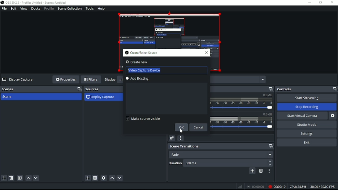  I want to click on Add existing, so click(139, 79).